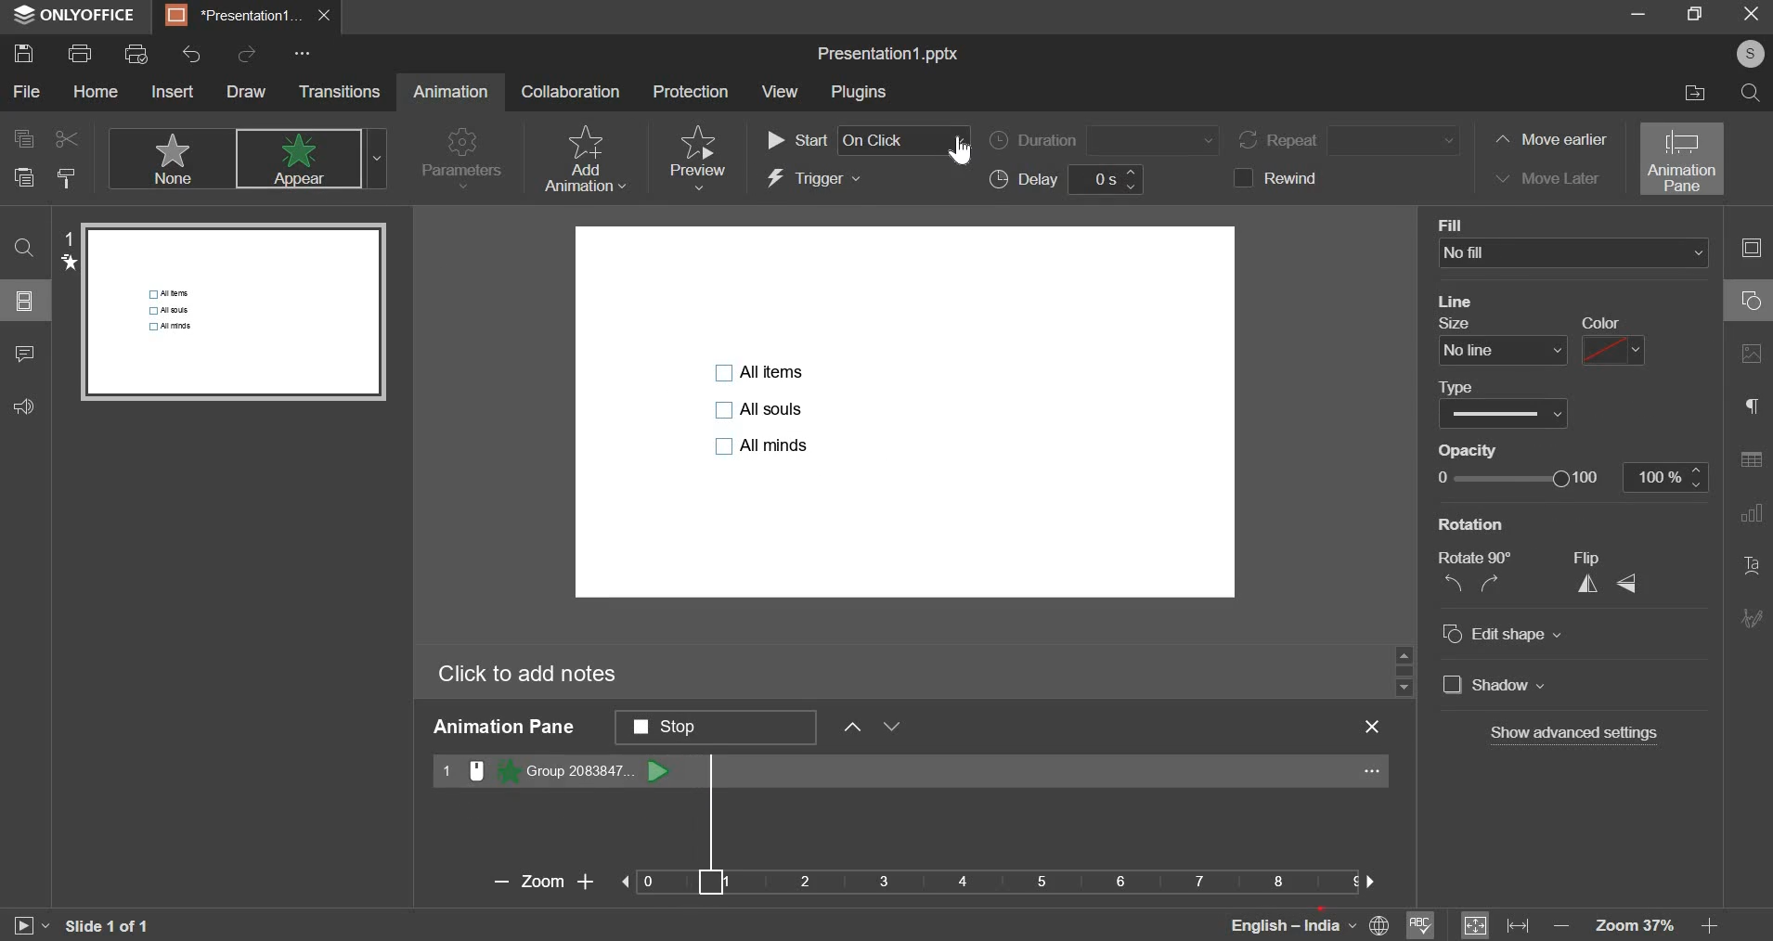  What do you see at coordinates (250, 17) in the screenshot?
I see `presentation1` at bounding box center [250, 17].